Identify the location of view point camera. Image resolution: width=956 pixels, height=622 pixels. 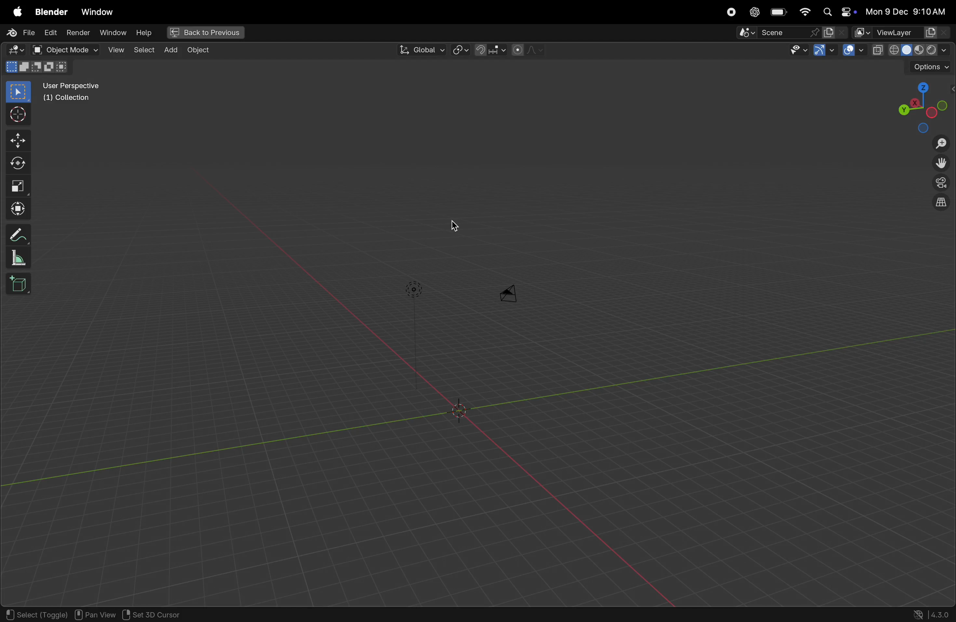
(941, 183).